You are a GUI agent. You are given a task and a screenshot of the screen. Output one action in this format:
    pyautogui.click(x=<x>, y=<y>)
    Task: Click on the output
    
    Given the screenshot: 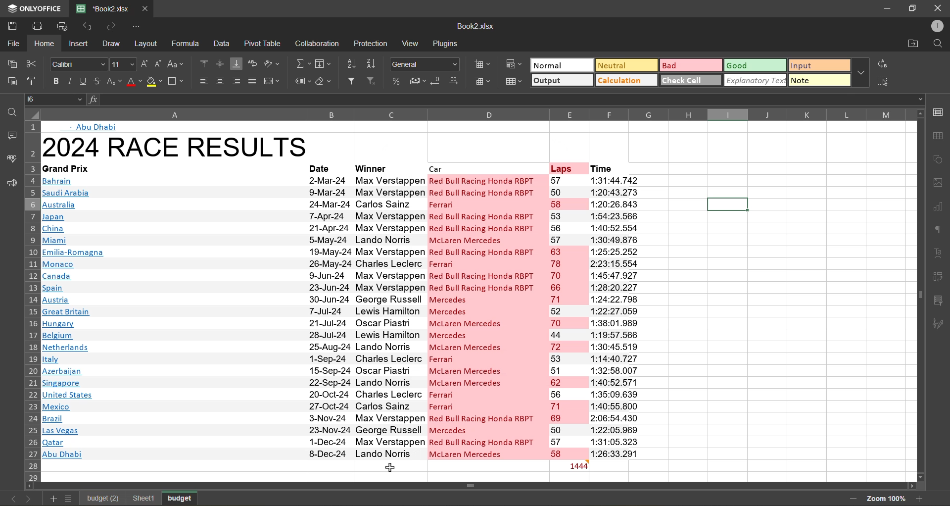 What is the action you would take?
    pyautogui.click(x=562, y=81)
    